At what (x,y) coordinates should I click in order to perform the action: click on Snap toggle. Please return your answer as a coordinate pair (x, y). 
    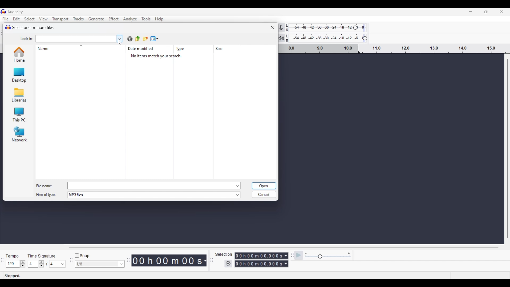
    Looking at the image, I should click on (82, 256).